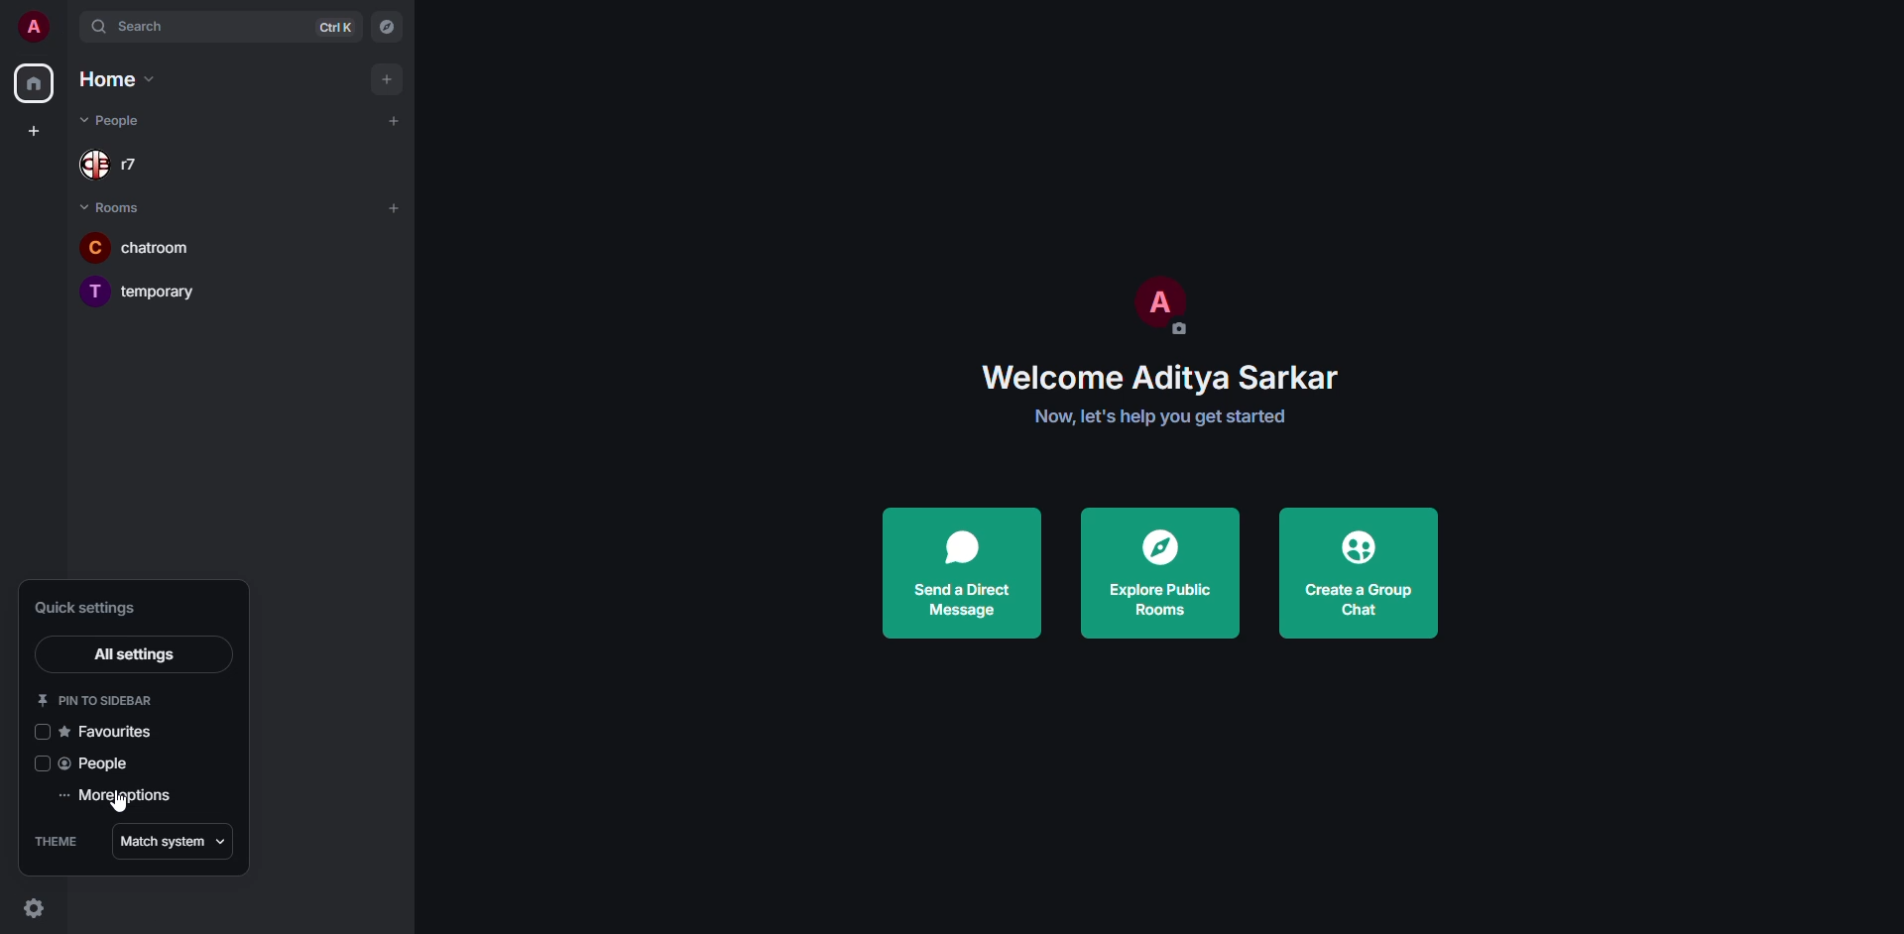 The image size is (1904, 934). Describe the element at coordinates (171, 841) in the screenshot. I see `match system` at that location.